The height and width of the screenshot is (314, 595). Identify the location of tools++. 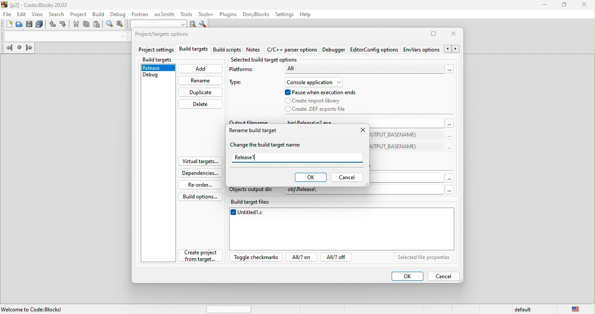
(206, 14).